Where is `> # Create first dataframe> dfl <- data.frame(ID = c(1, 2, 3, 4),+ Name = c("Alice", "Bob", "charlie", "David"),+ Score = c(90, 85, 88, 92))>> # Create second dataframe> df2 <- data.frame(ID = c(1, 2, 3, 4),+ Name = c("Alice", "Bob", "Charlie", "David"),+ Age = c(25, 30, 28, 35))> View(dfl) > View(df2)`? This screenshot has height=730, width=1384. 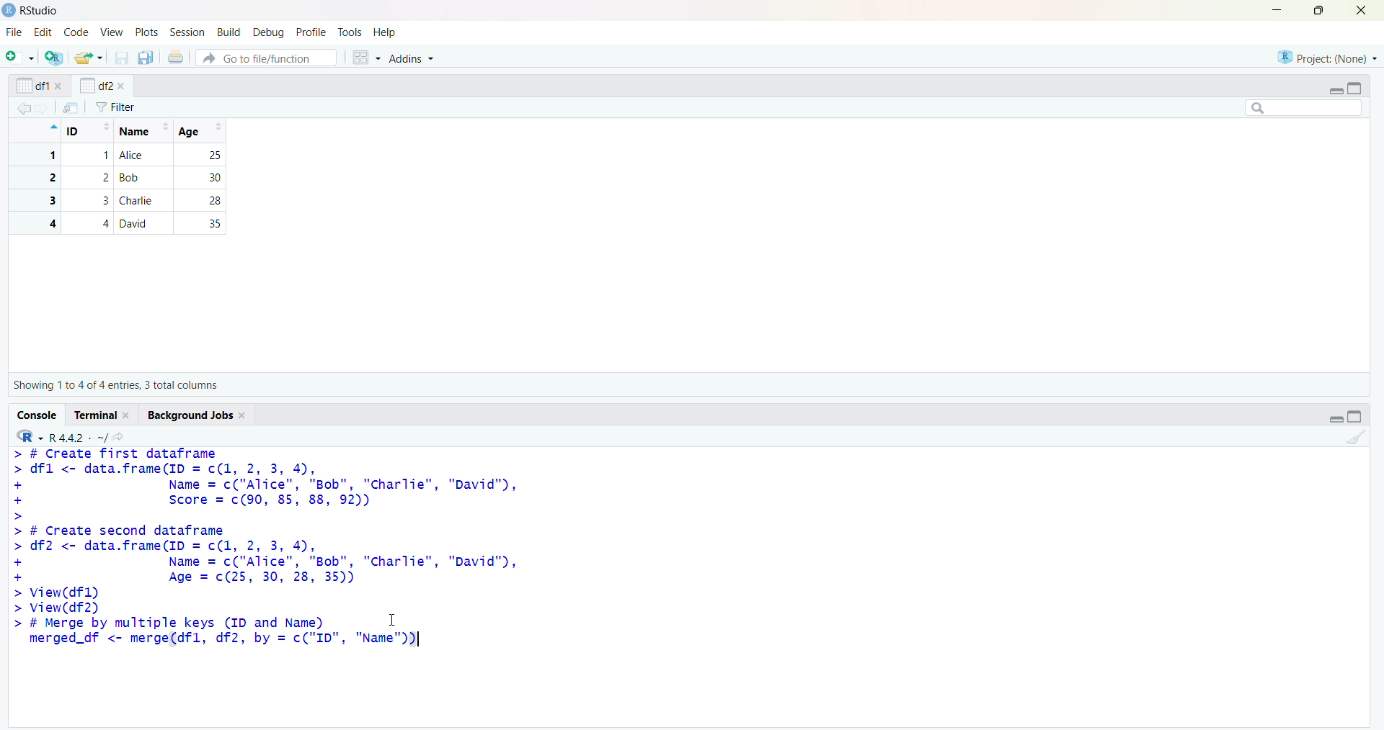 > # Create first dataframe> dfl <- data.frame(ID = c(1, 2, 3, 4),+ Name = c("Alice", "Bob", "charlie", "David"),+ Score = c(90, 85, 88, 92))>> # Create second dataframe> df2 <- data.frame(ID = c(1, 2, 3, 4),+ Name = c("Alice", "Bob", "Charlie", "David"),+ Age = c(25, 30, 28, 35))> View(dfl) > View(df2) is located at coordinates (267, 531).